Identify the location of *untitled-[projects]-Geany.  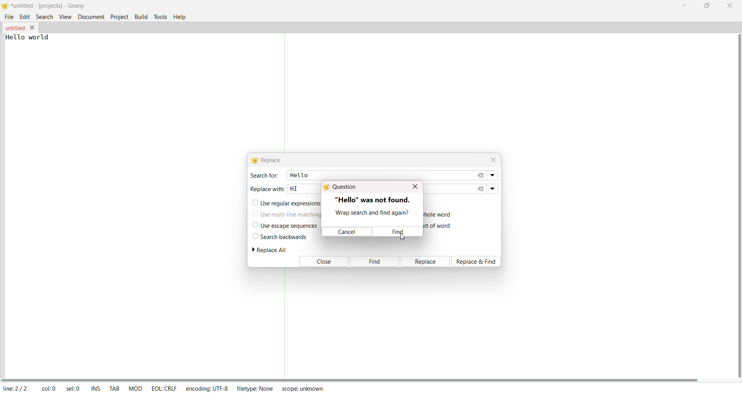
(55, 6).